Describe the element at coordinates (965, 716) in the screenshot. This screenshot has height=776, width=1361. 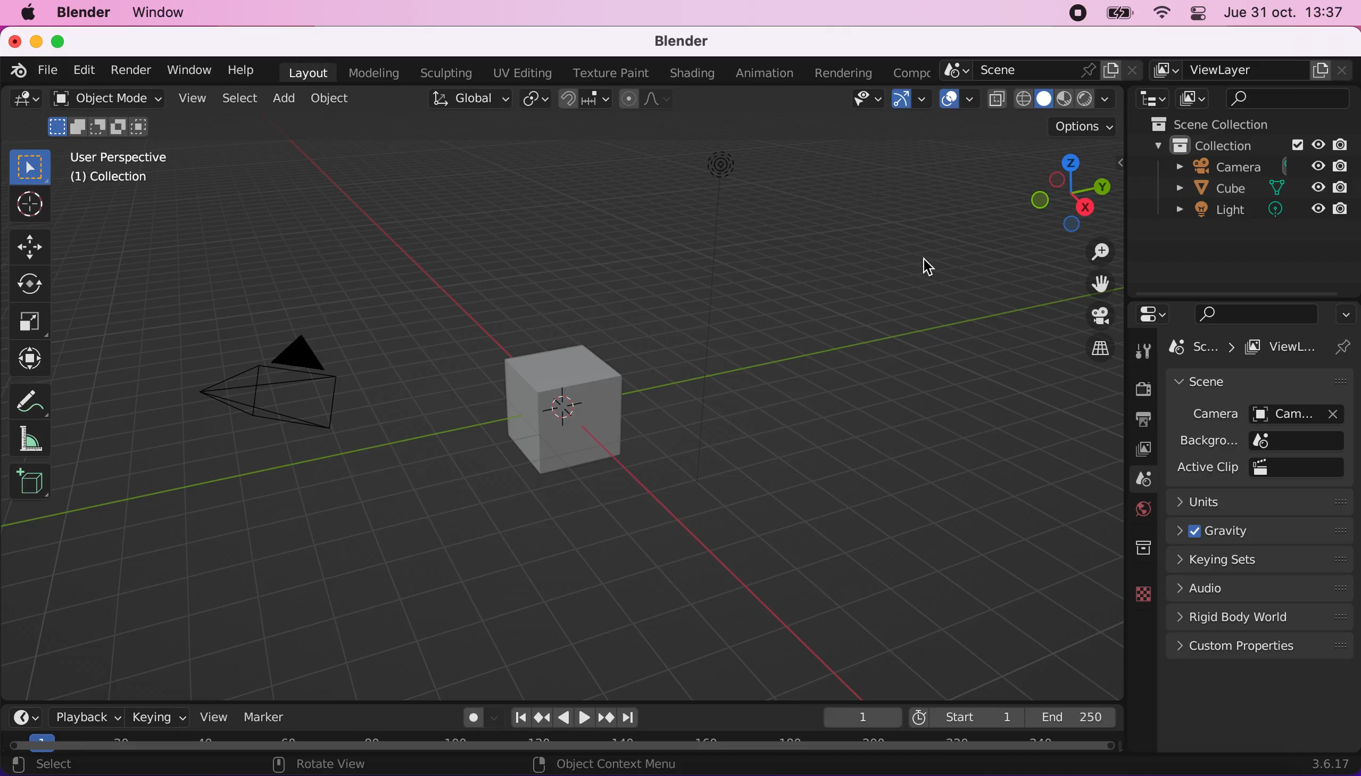
I see `start 1` at that location.